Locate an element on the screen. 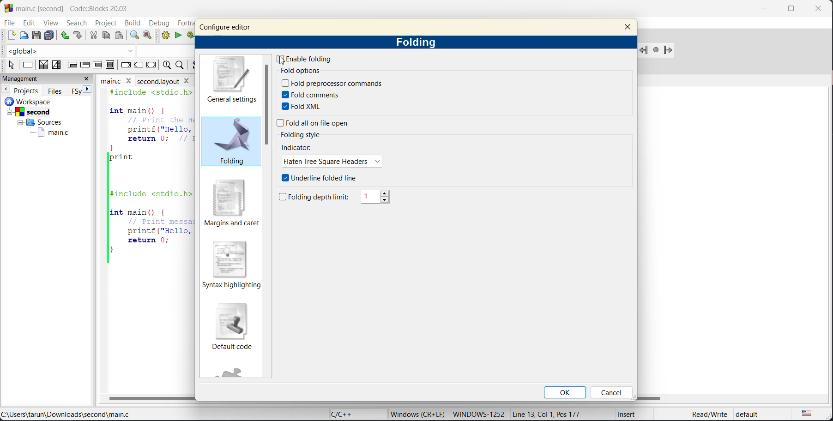  fold comments is located at coordinates (314, 94).